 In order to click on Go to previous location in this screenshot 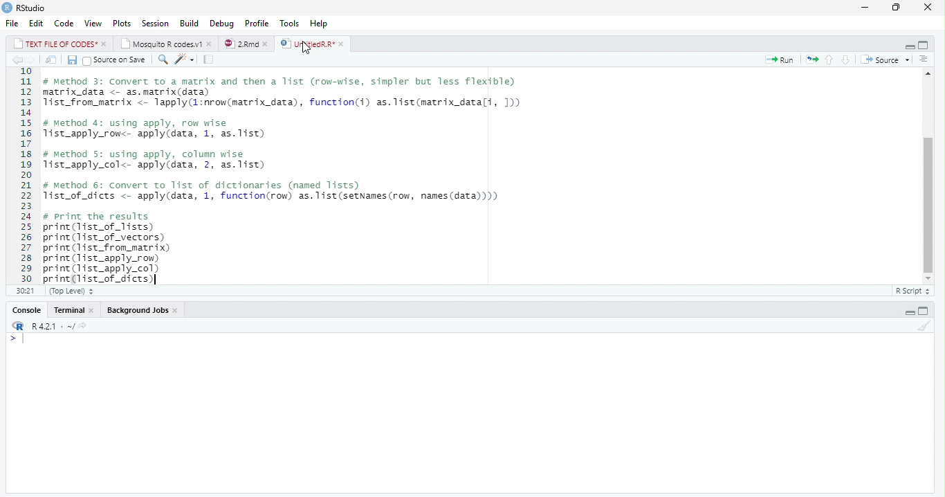, I will do `click(16, 61)`.